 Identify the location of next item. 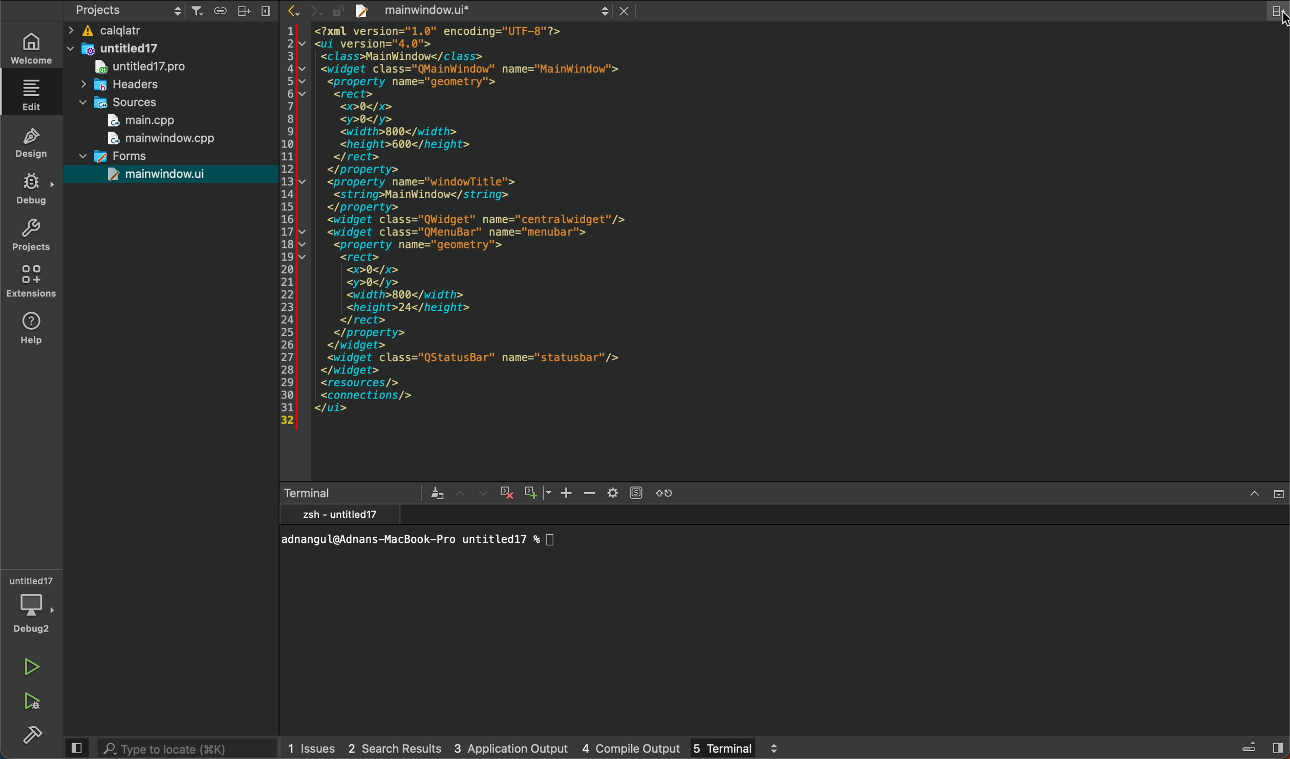
(484, 493).